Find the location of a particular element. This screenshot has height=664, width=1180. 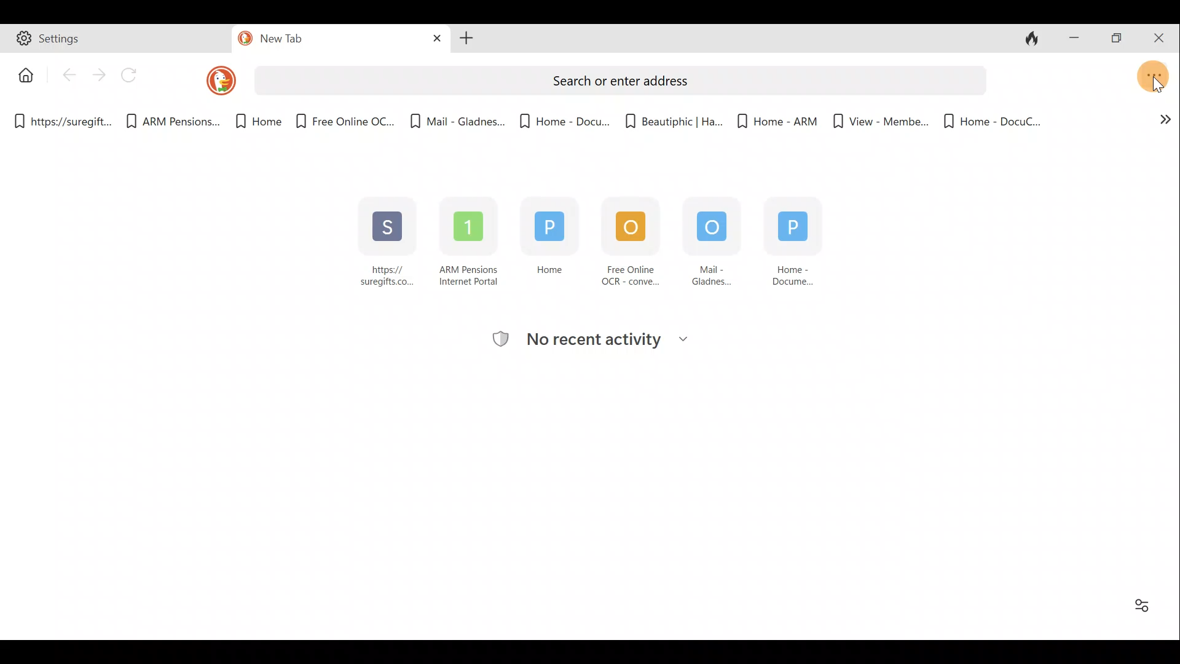

Enable/Disable "Favorites" and "Recent Activity" is located at coordinates (1138, 601).